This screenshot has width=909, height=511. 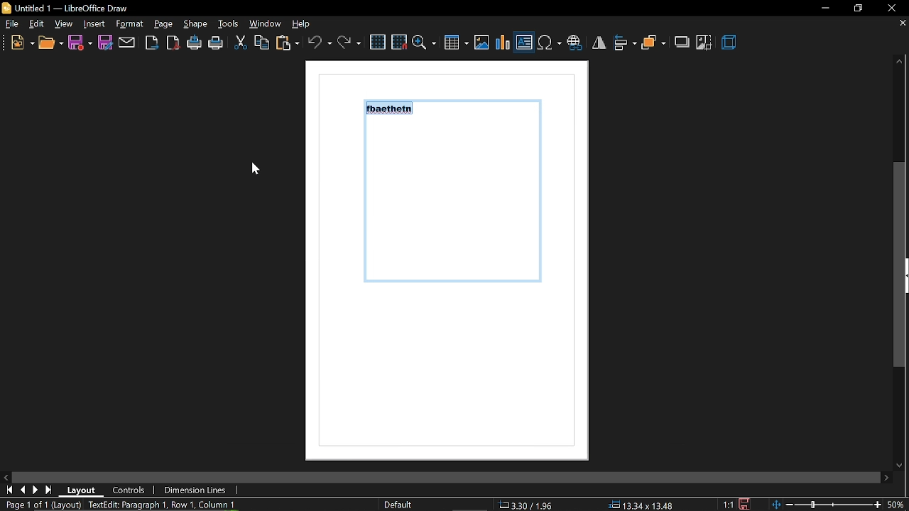 What do you see at coordinates (459, 266) in the screenshot?
I see `Current page` at bounding box center [459, 266].